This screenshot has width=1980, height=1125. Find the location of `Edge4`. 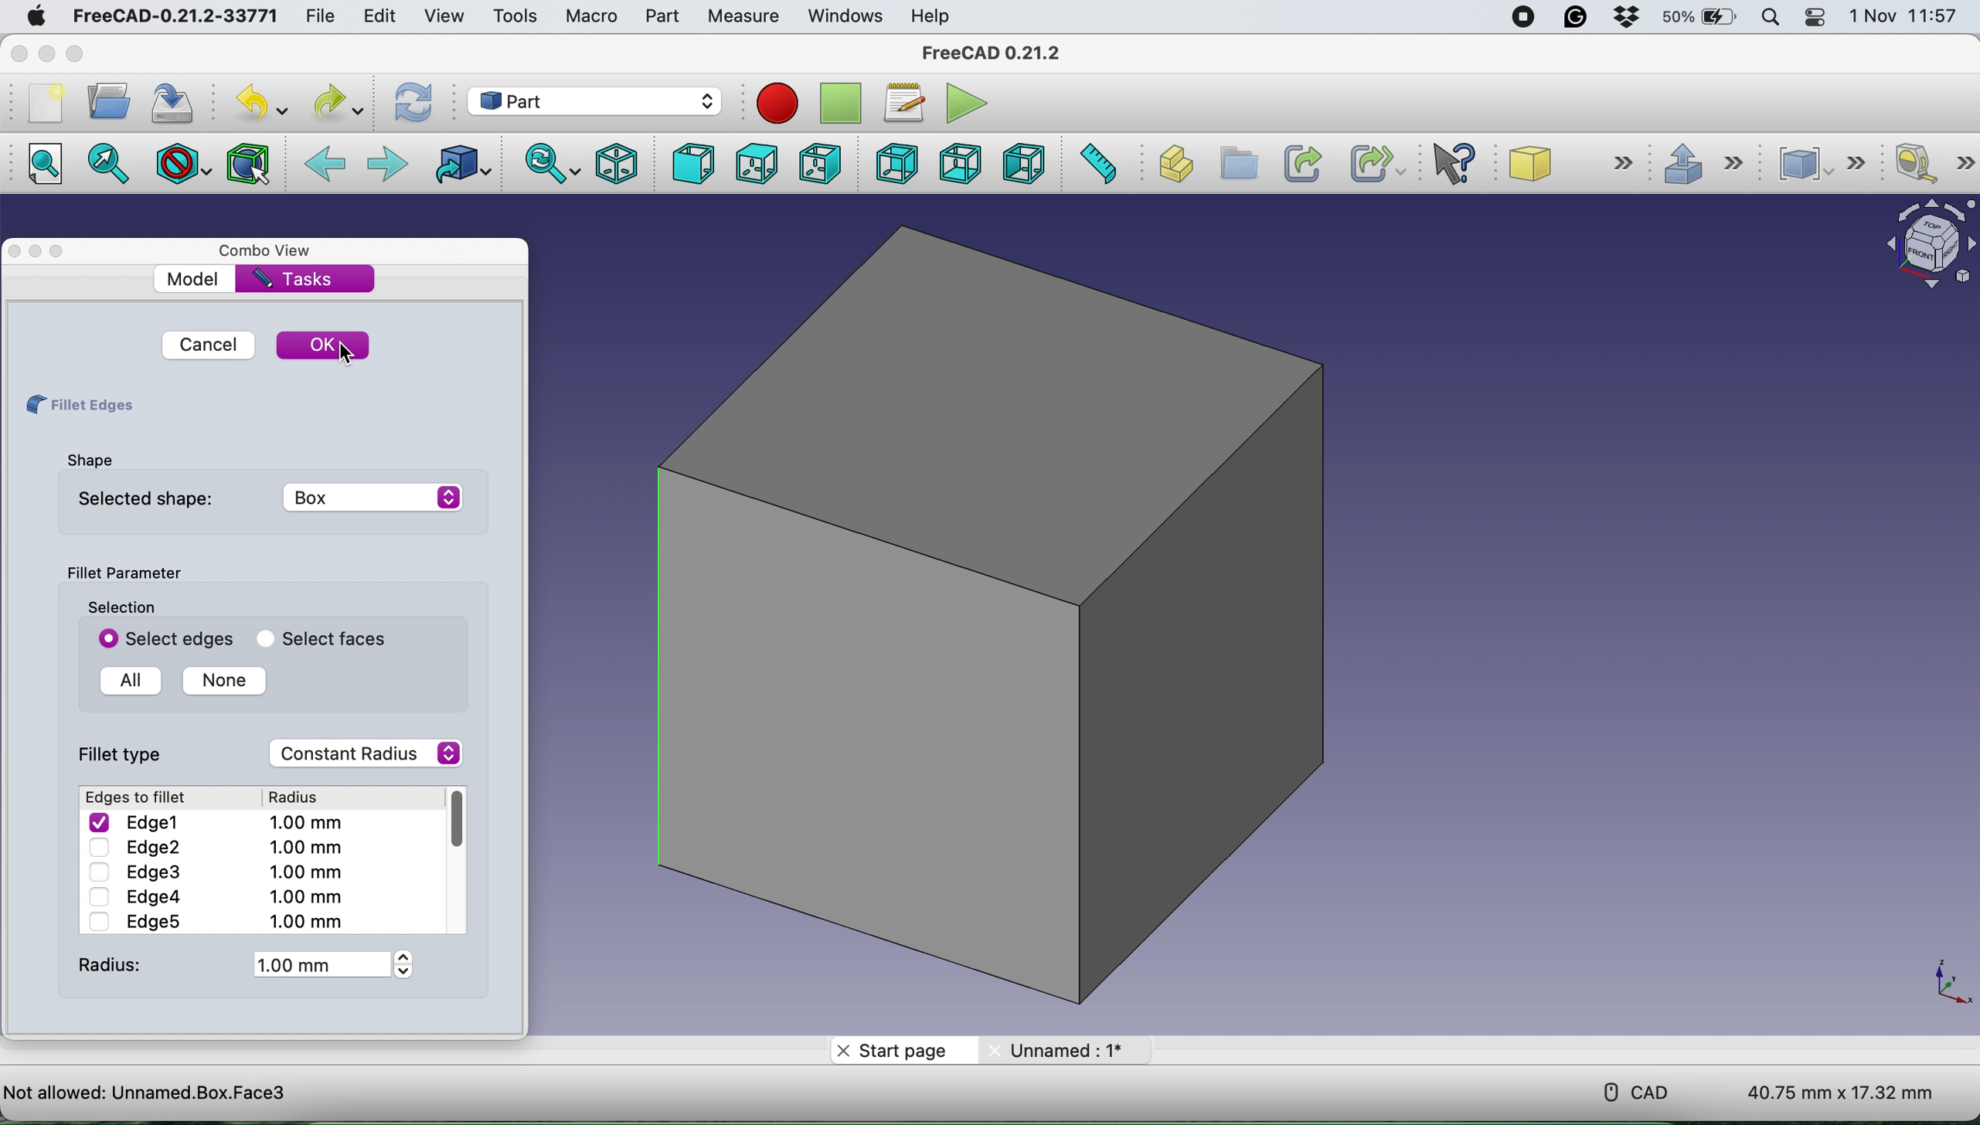

Edge4 is located at coordinates (216, 896).